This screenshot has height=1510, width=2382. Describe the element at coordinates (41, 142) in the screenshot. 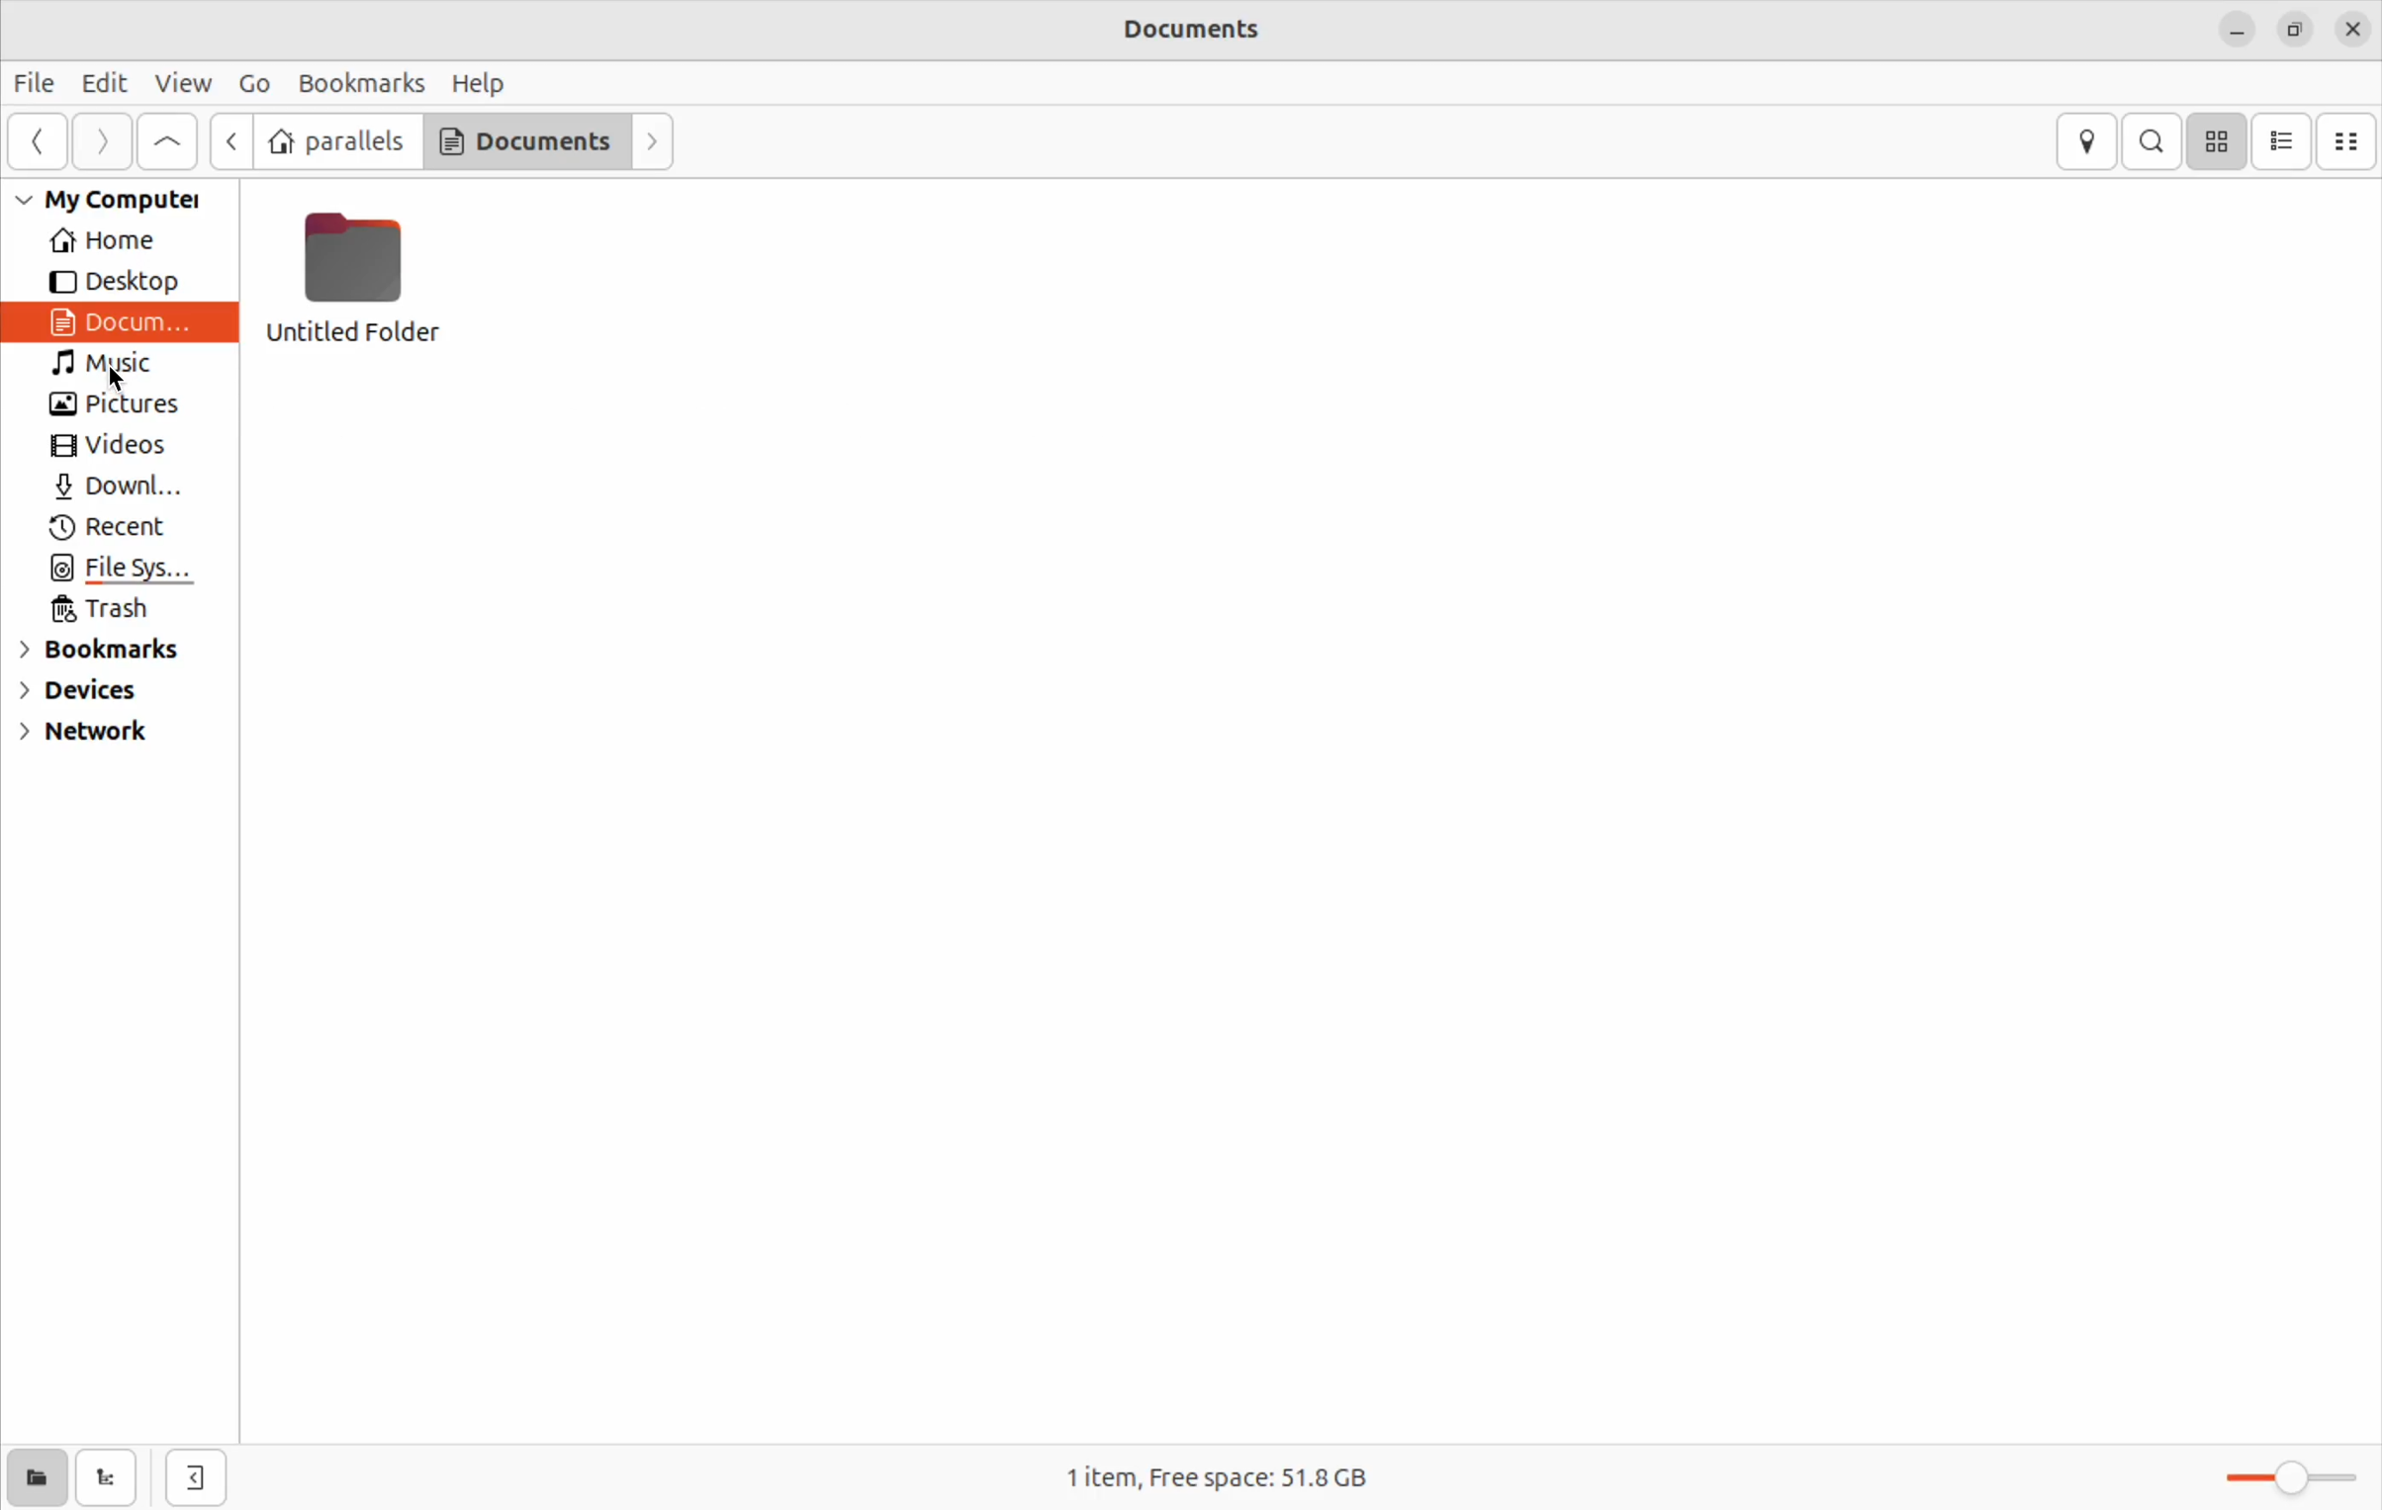

I see `go back` at that location.